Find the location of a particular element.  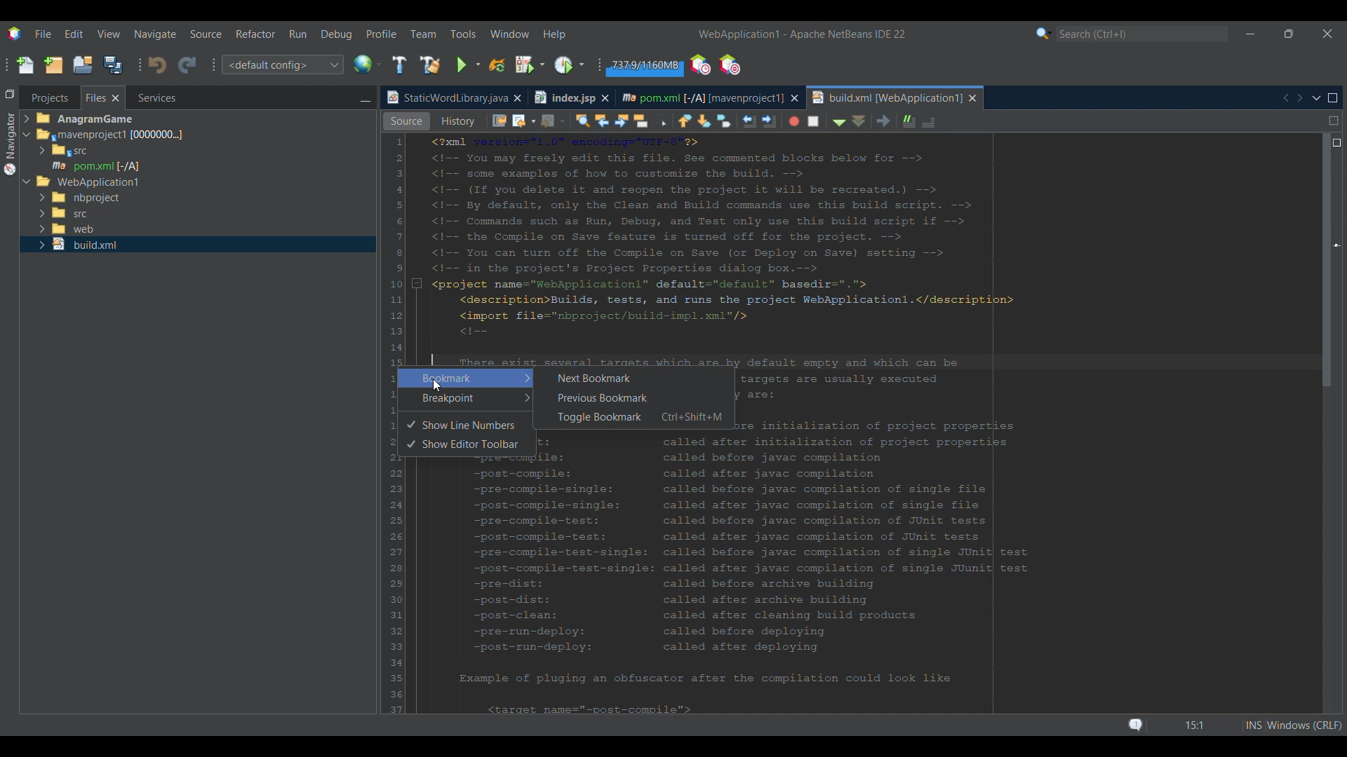

Run main project options is located at coordinates (469, 65).